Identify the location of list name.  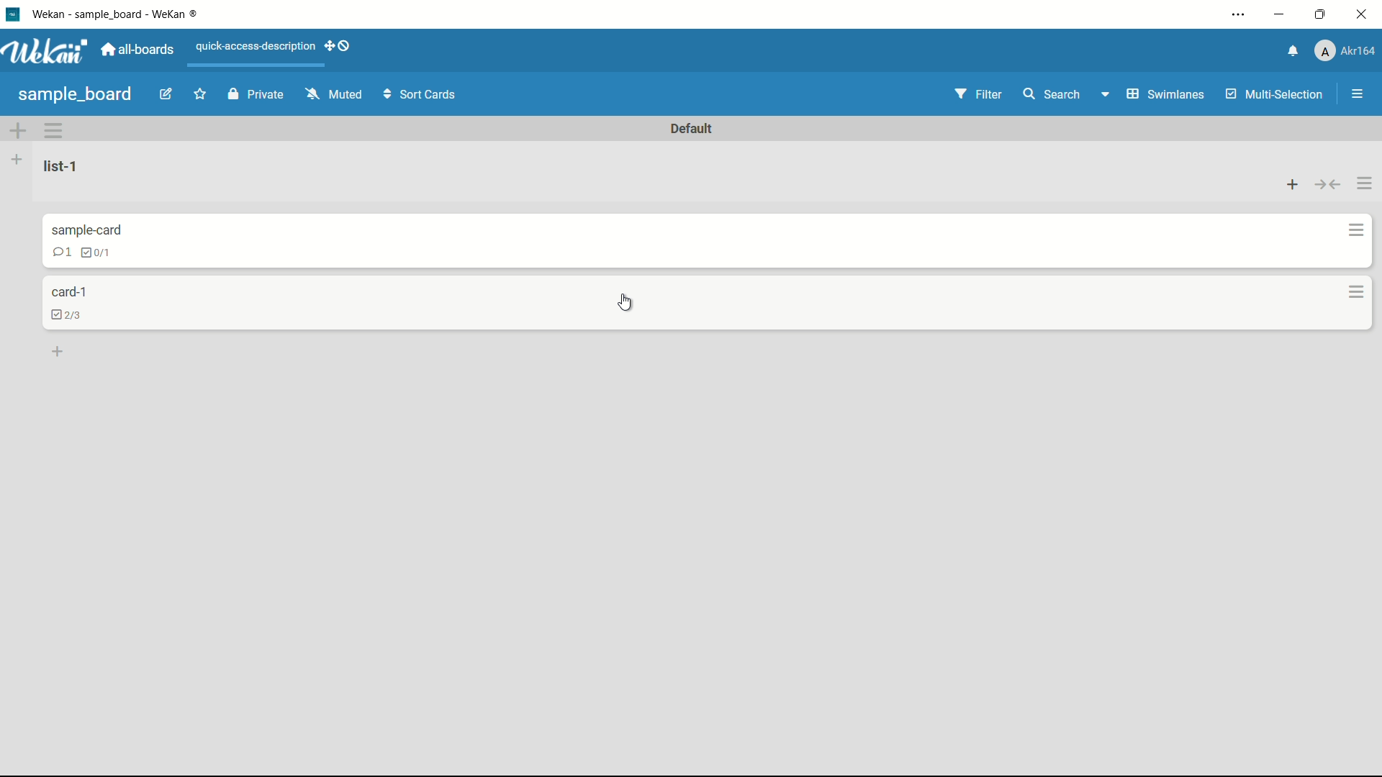
(66, 166).